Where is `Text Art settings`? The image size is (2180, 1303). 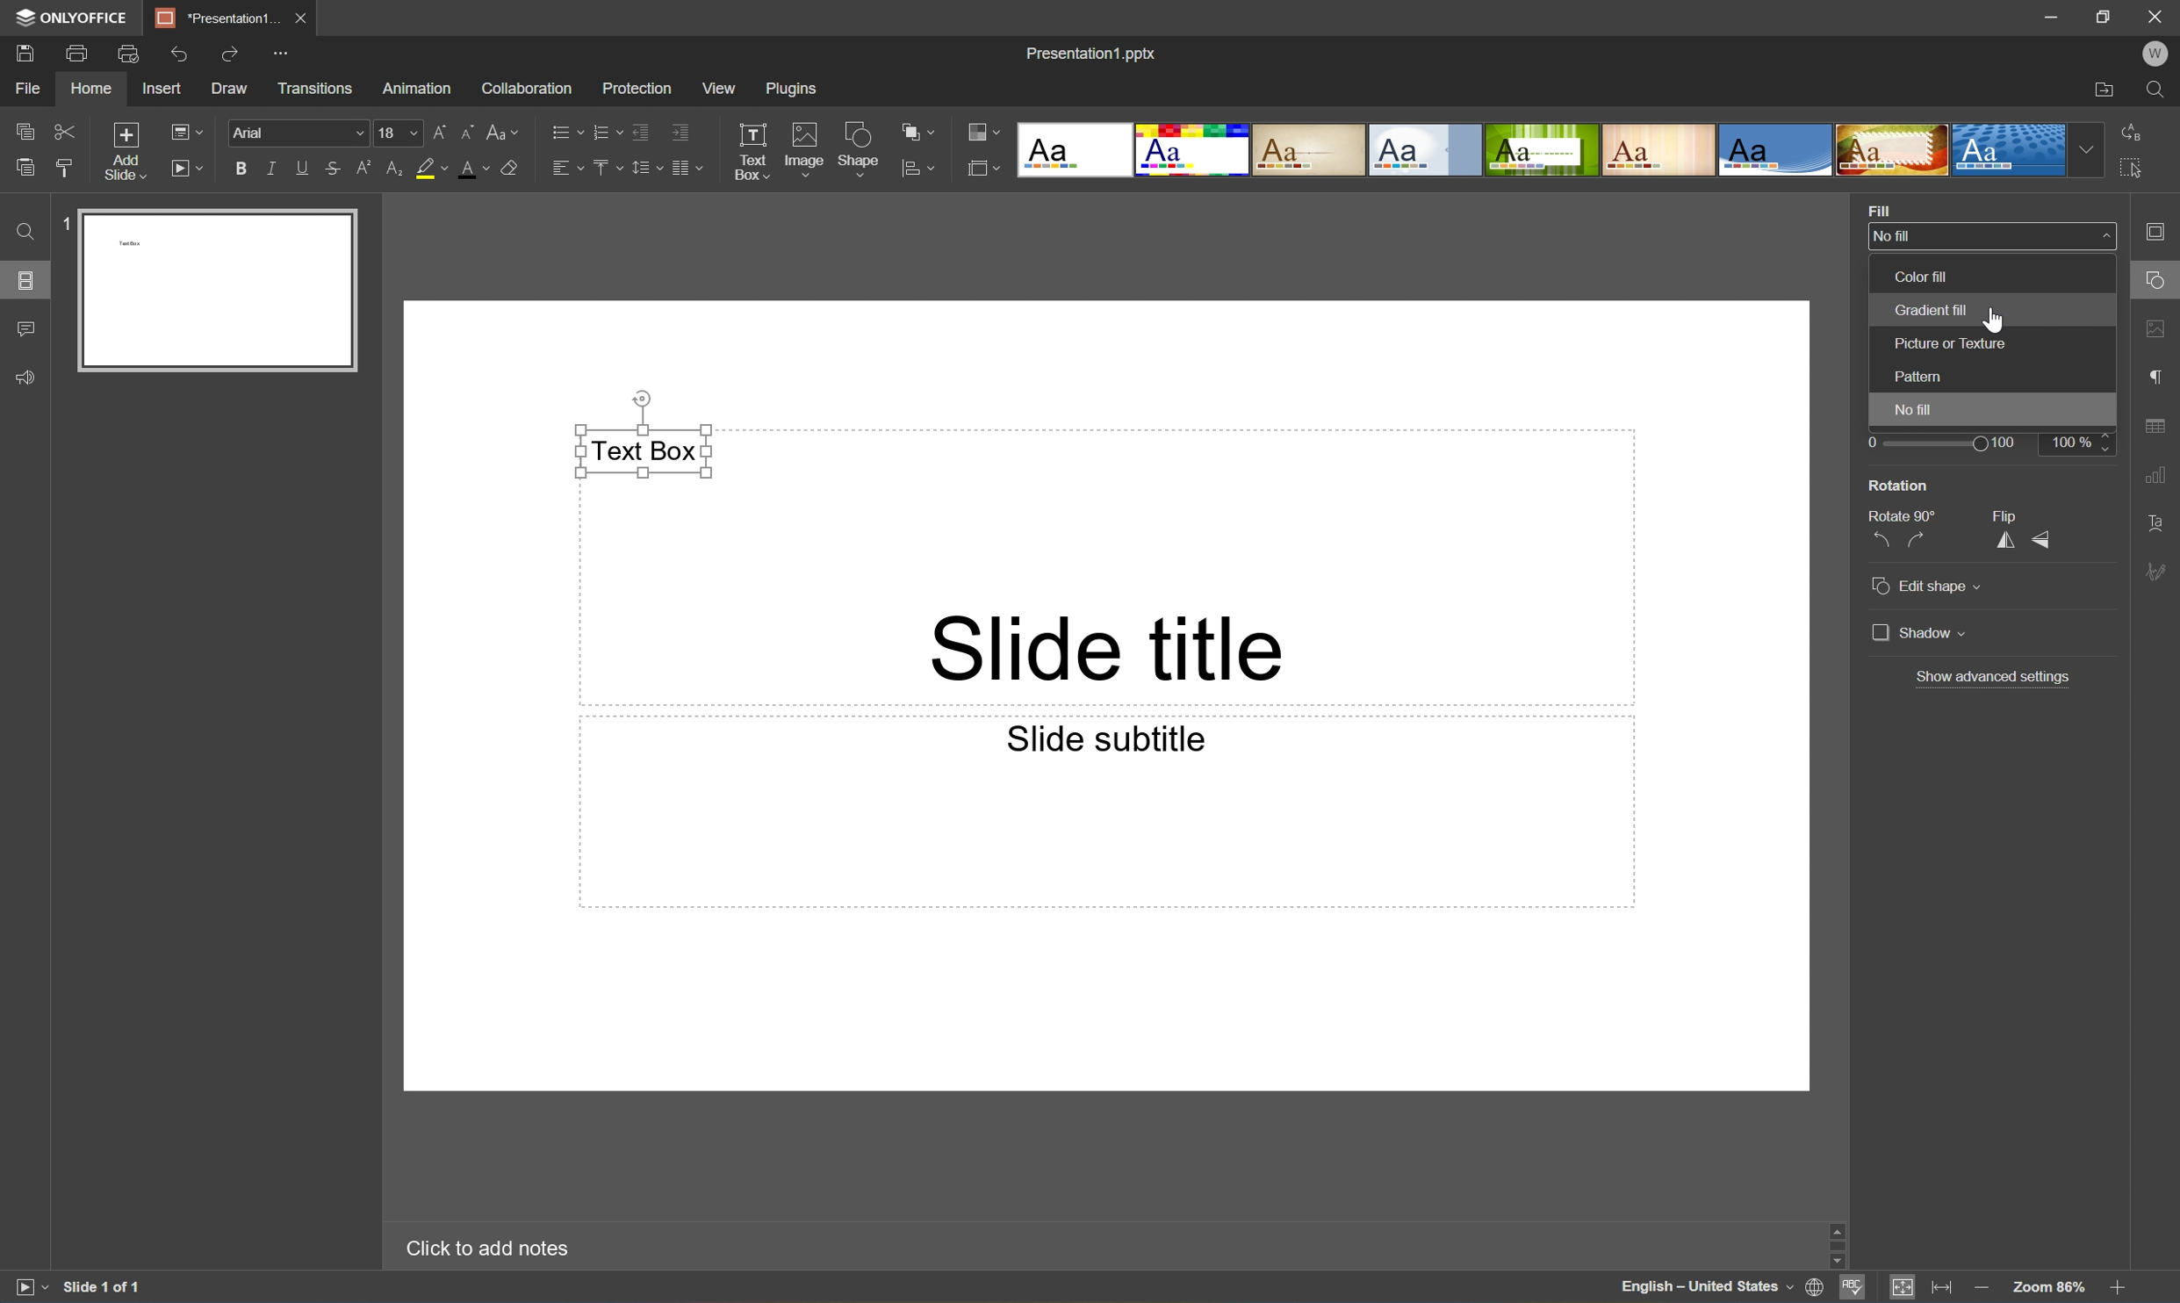
Text Art settings is located at coordinates (2161, 522).